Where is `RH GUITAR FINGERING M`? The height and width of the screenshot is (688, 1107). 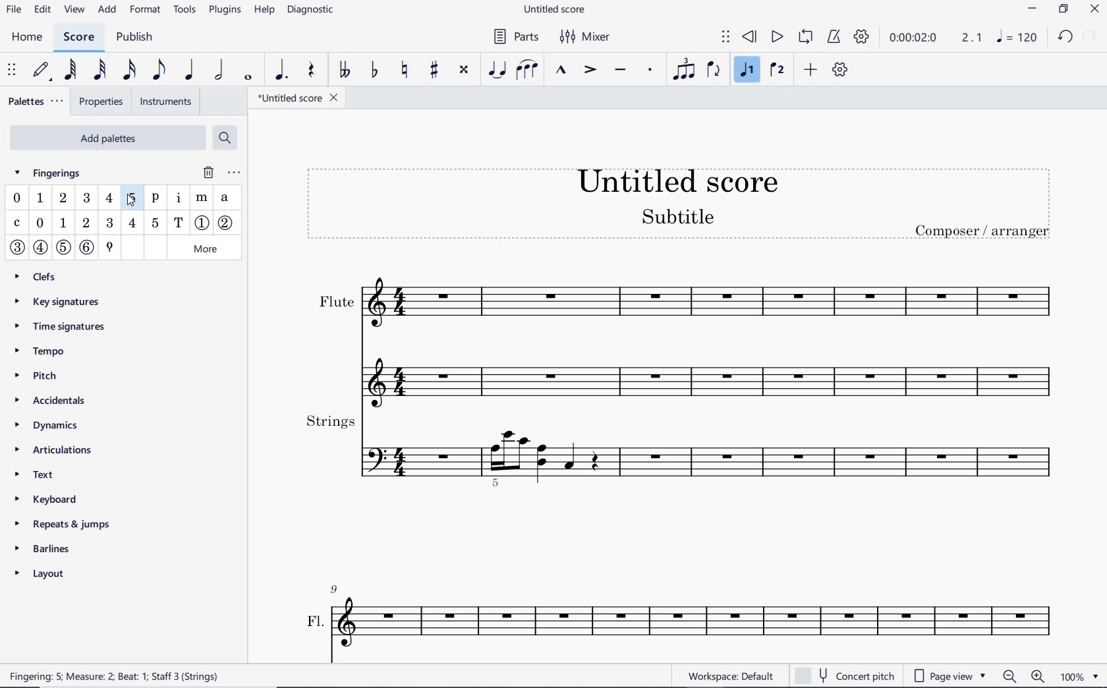 RH GUITAR FINGERING M is located at coordinates (203, 196).